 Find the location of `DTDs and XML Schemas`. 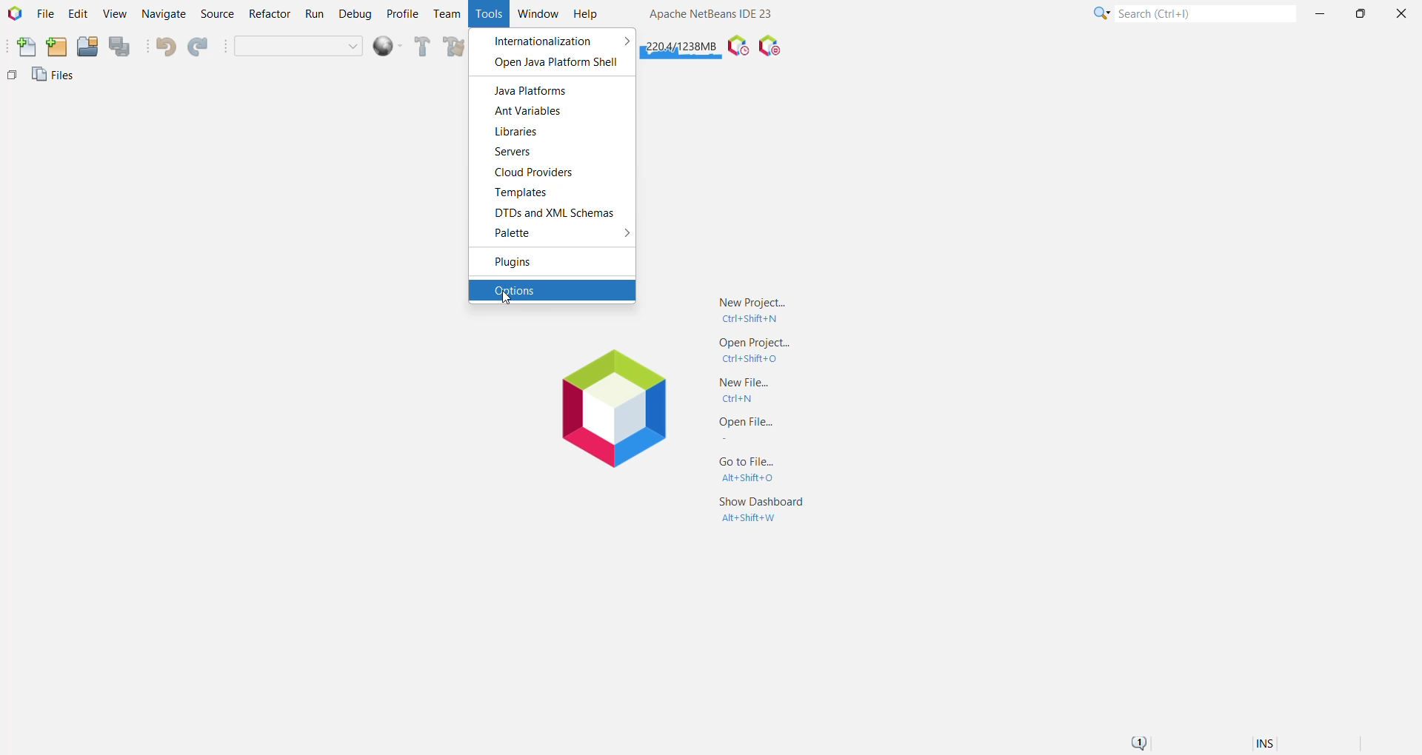

DTDs and XML Schemas is located at coordinates (556, 213).